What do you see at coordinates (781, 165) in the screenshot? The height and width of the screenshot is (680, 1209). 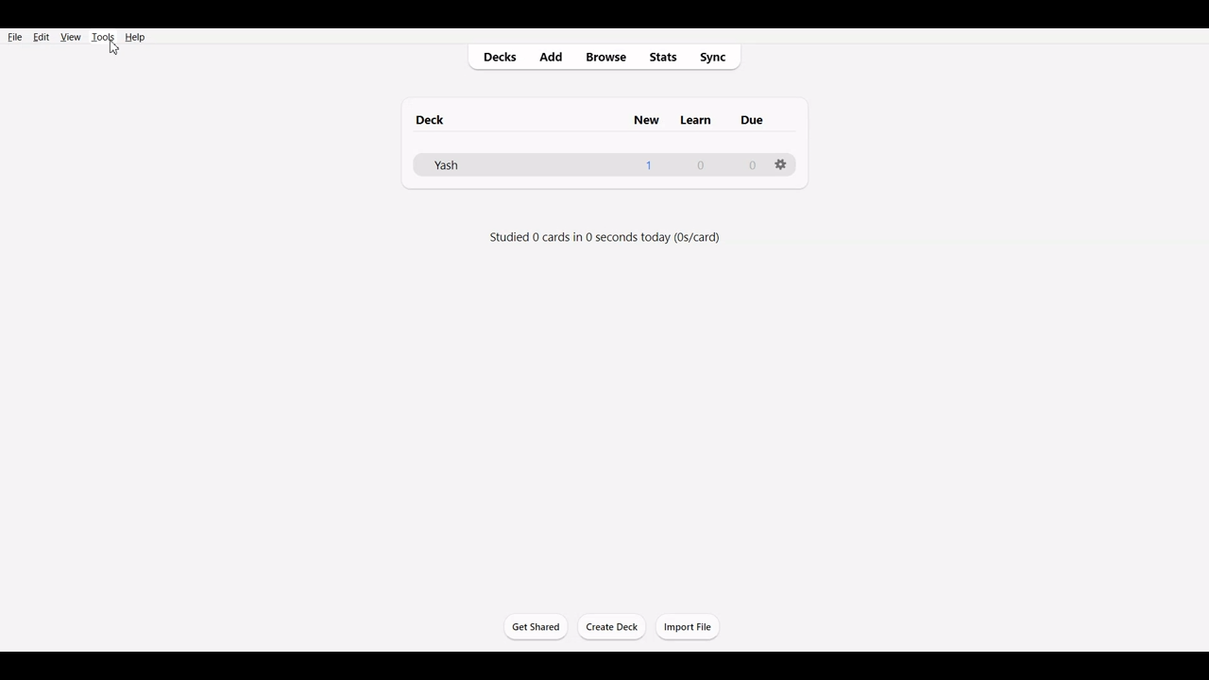 I see `Settings` at bounding box center [781, 165].